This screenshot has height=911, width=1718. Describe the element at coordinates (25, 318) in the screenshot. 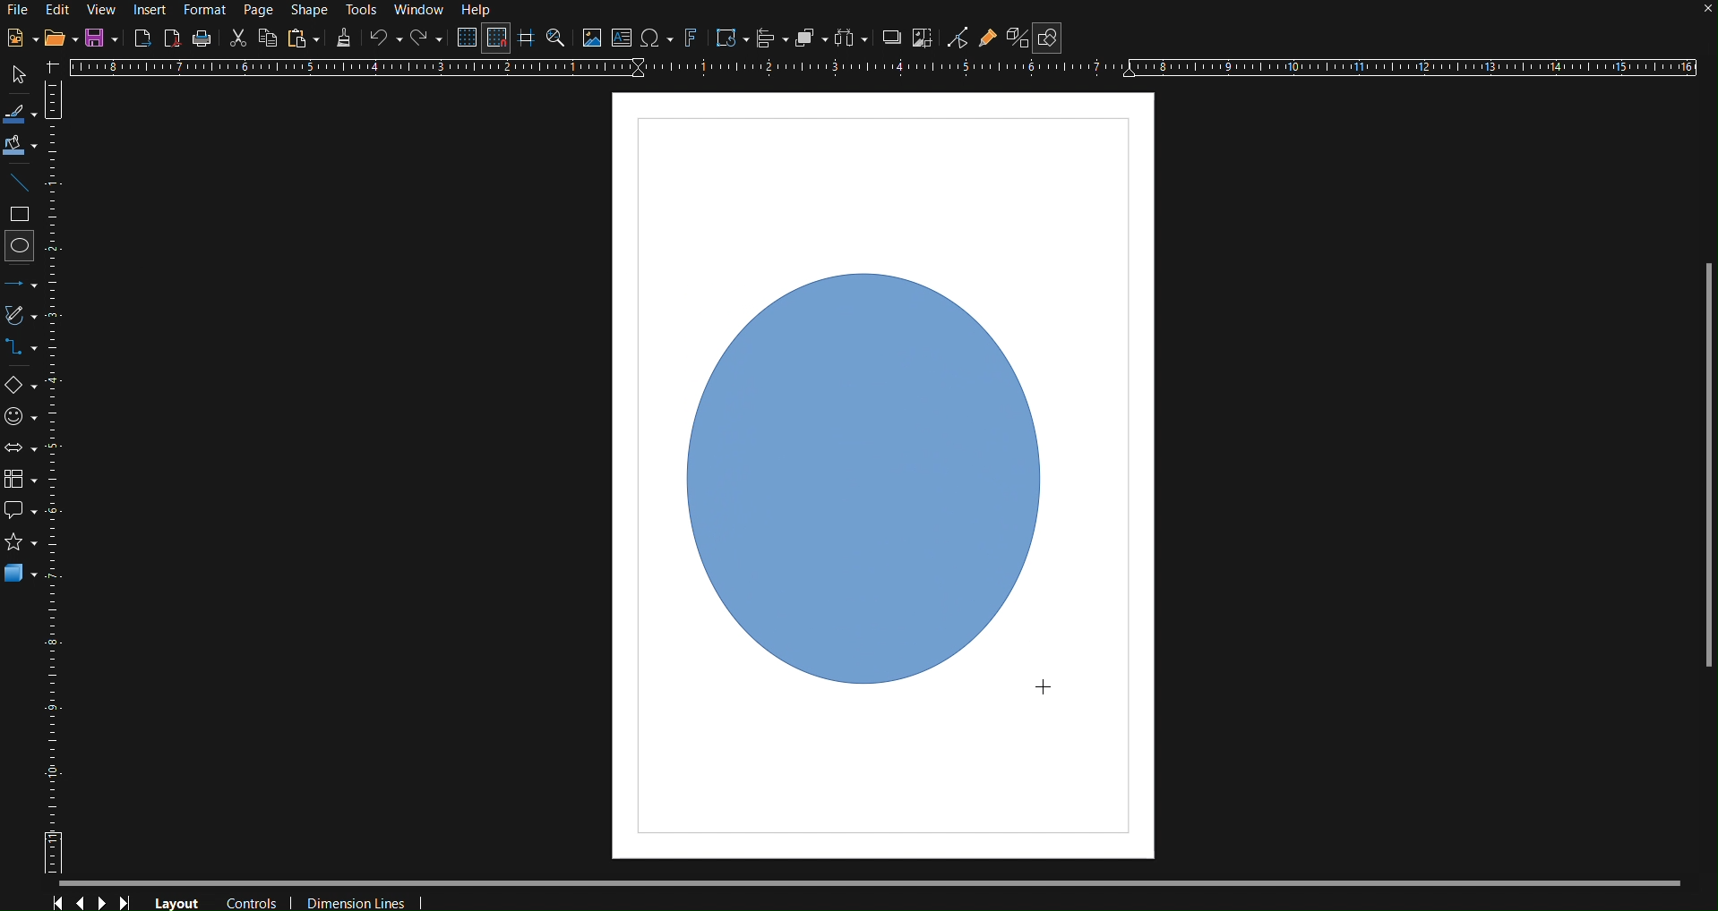

I see `Curves and Polygons` at that location.